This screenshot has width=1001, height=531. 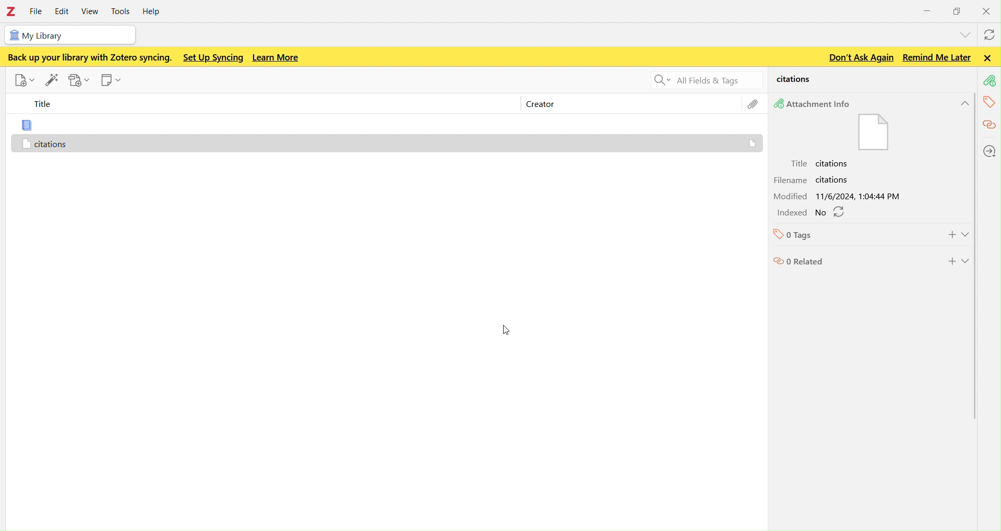 What do you see at coordinates (12, 11) in the screenshot?
I see `Zotero - logo` at bounding box center [12, 11].